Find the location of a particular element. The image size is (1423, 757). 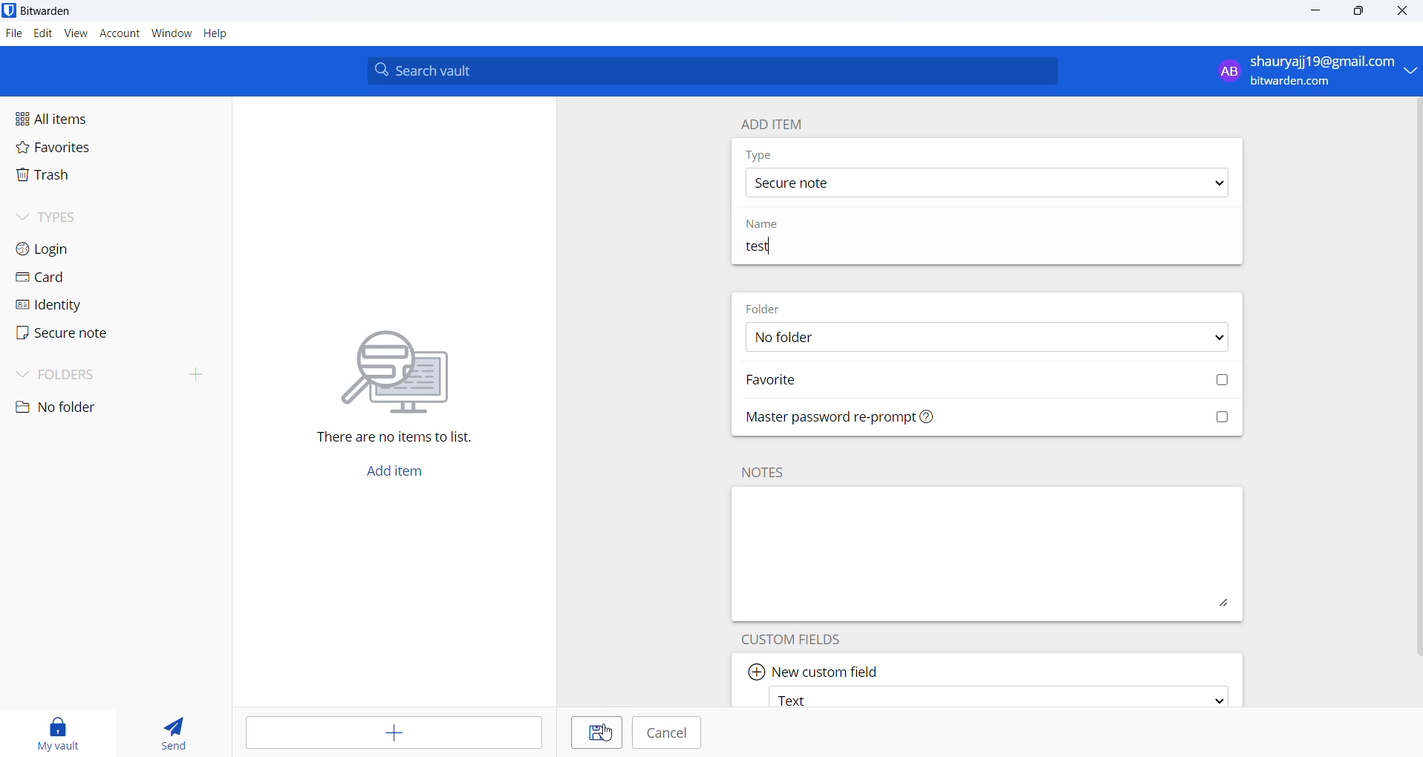

new field options is located at coordinates (996, 696).